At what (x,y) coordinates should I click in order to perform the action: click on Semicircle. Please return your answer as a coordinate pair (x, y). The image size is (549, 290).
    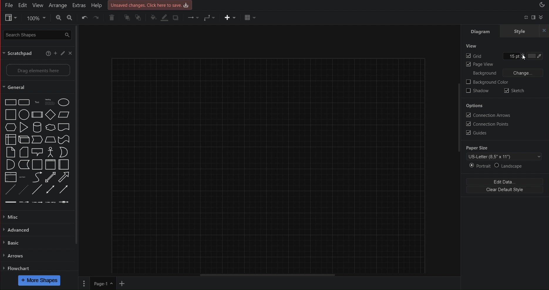
    Looking at the image, I should click on (7, 165).